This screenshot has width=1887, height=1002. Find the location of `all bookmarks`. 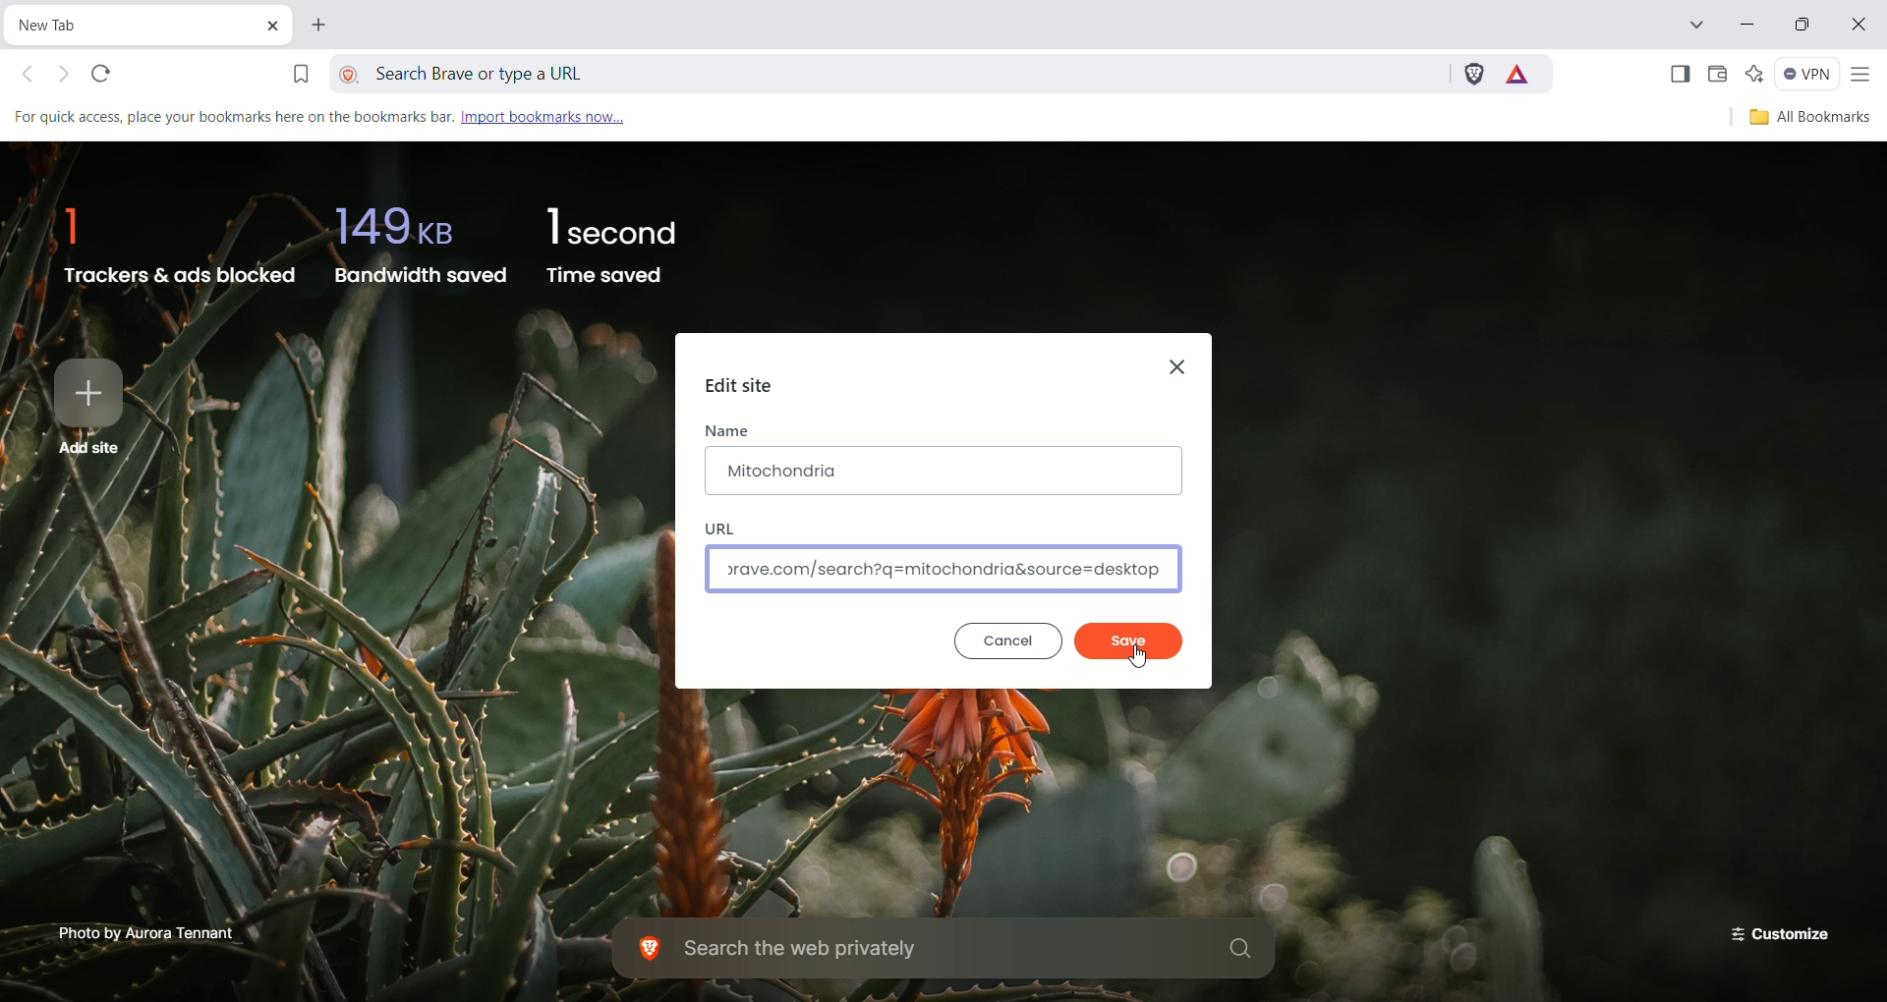

all bookmarks is located at coordinates (1806, 119).